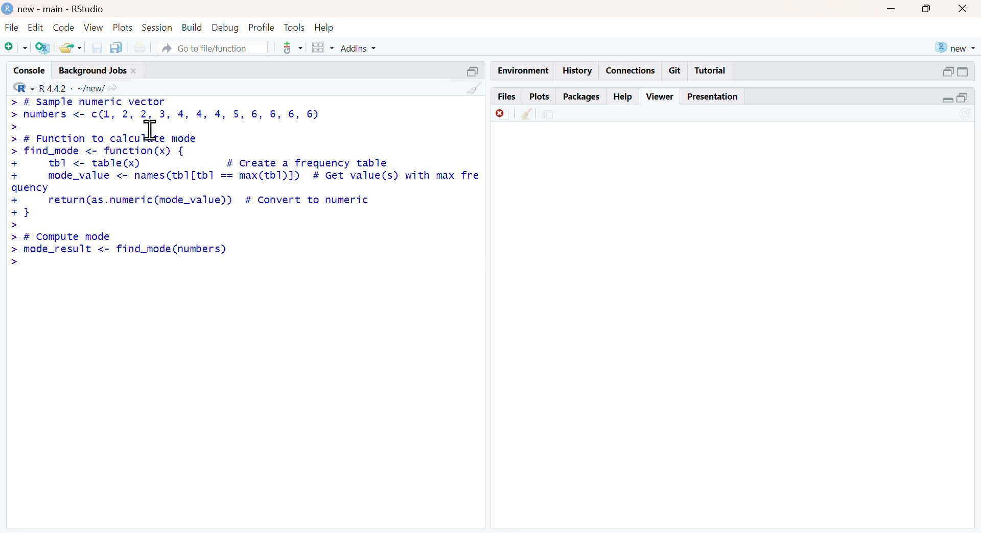 Image resolution: width=981 pixels, height=533 pixels. Describe the element at coordinates (98, 47) in the screenshot. I see `save` at that location.